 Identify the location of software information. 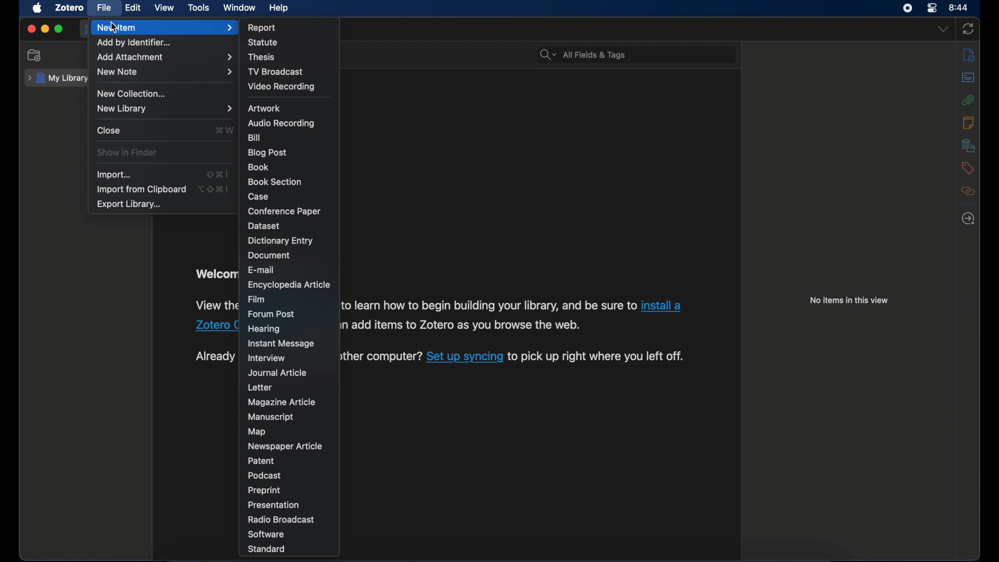
(216, 306).